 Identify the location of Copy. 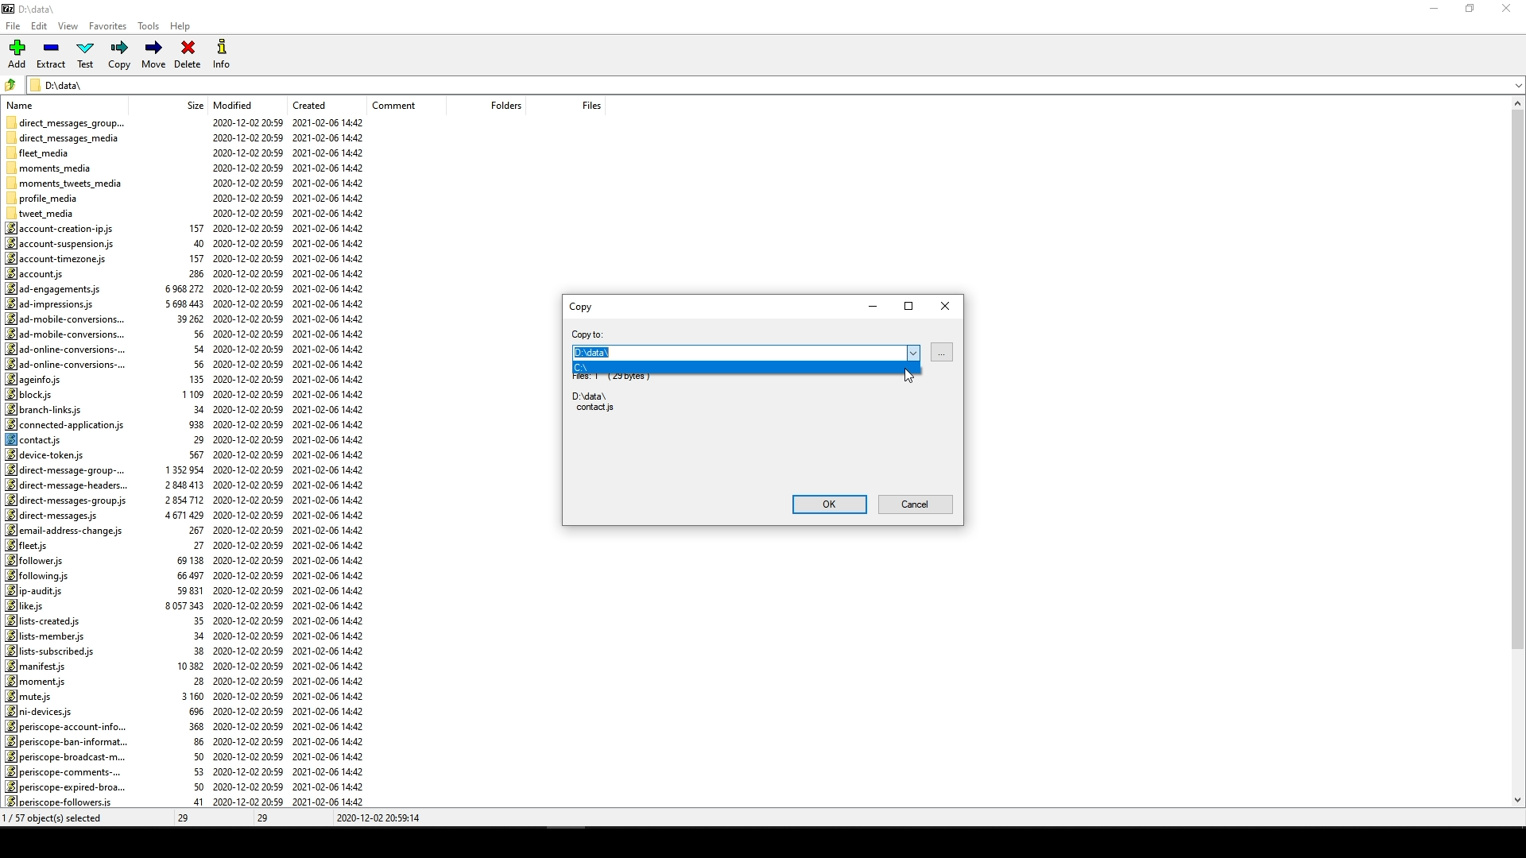
(120, 55).